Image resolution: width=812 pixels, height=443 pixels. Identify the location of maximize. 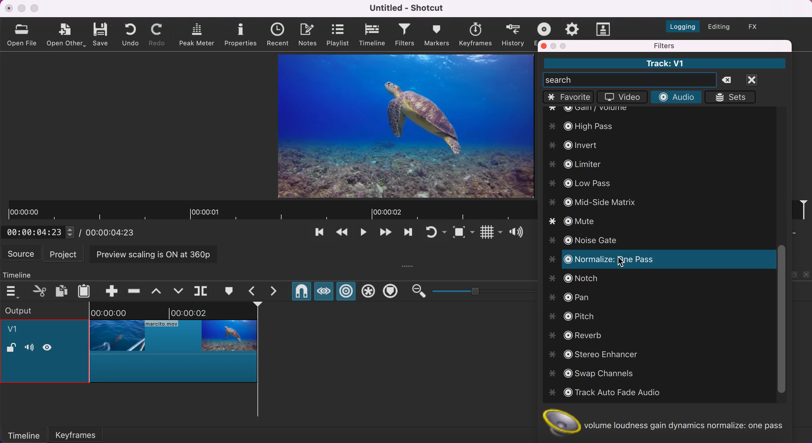
(36, 8).